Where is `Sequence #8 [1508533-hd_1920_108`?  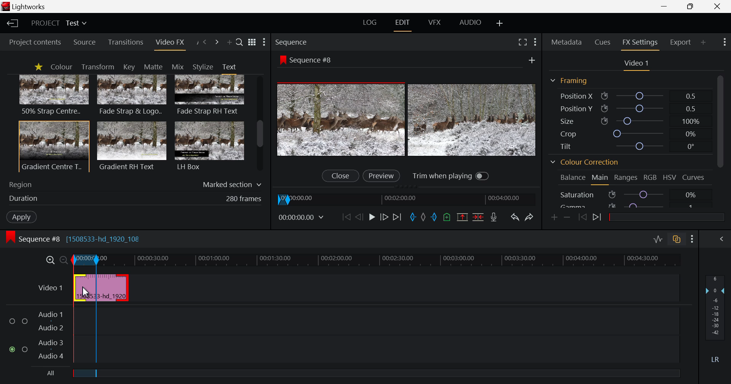
Sequence #8 [1508533-hd_1920_108 is located at coordinates (78, 238).